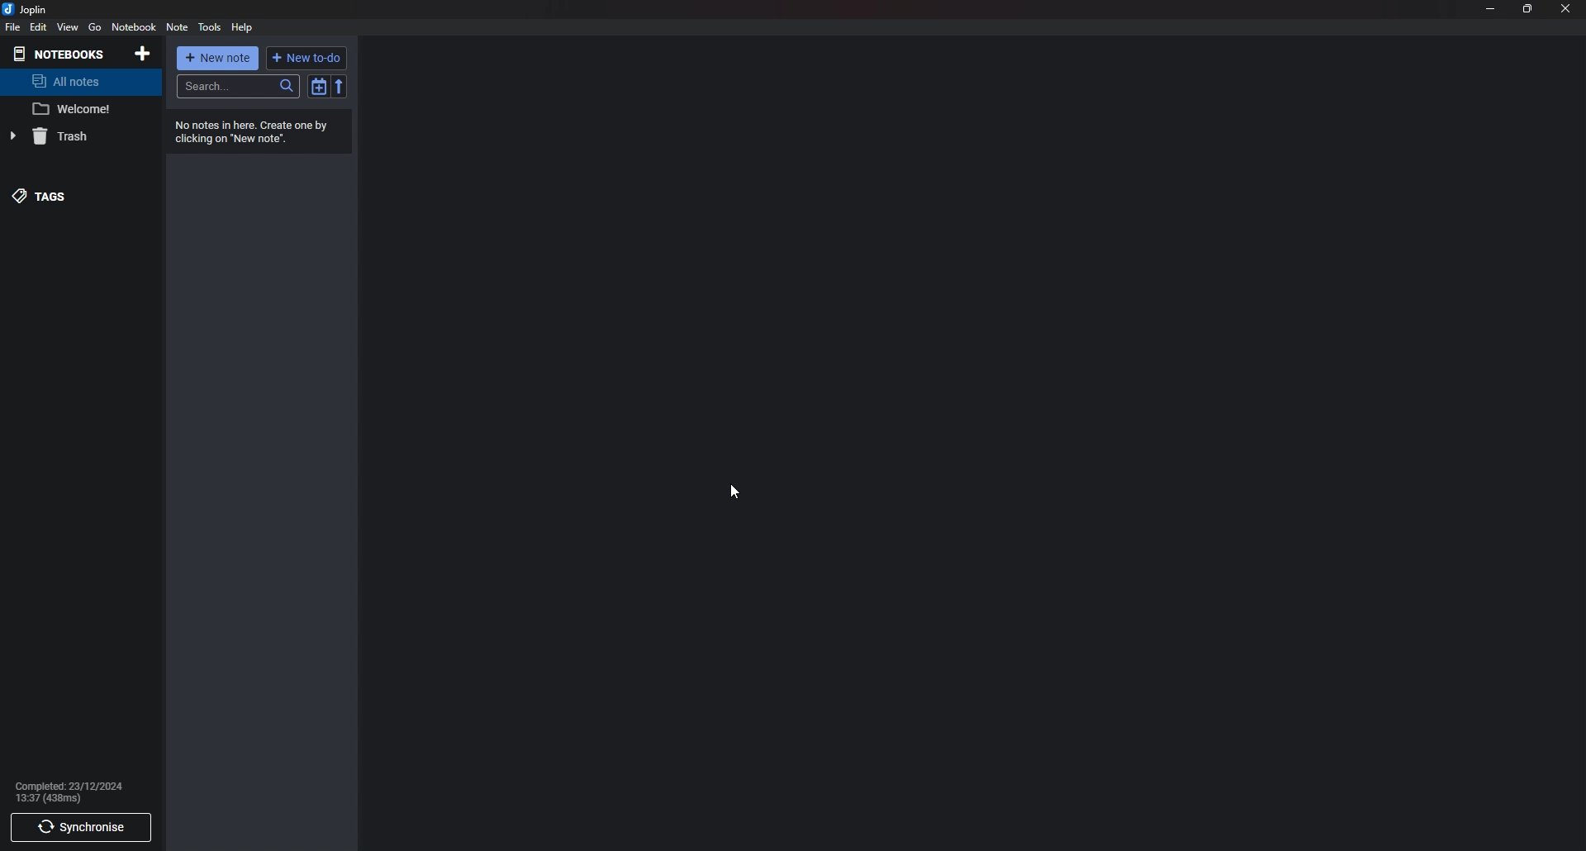 Image resolution: width=1586 pixels, height=851 pixels. What do you see at coordinates (1566, 10) in the screenshot?
I see `close` at bounding box center [1566, 10].